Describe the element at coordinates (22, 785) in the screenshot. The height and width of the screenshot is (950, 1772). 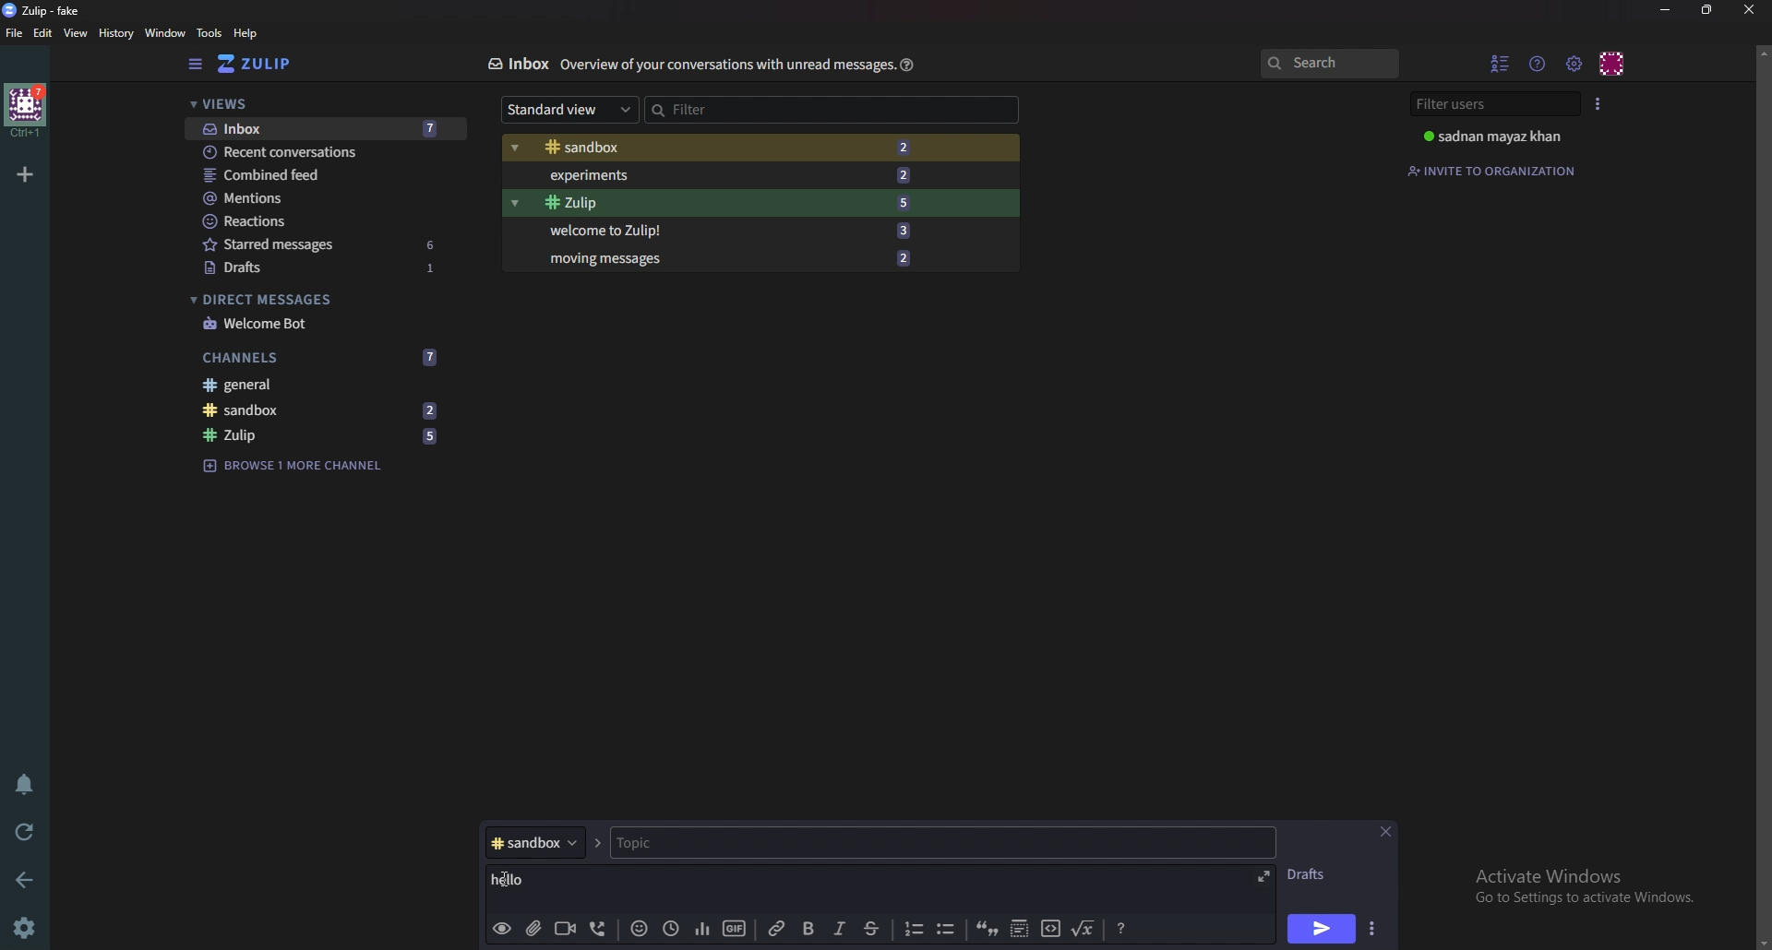
I see `Enable do not disturb` at that location.